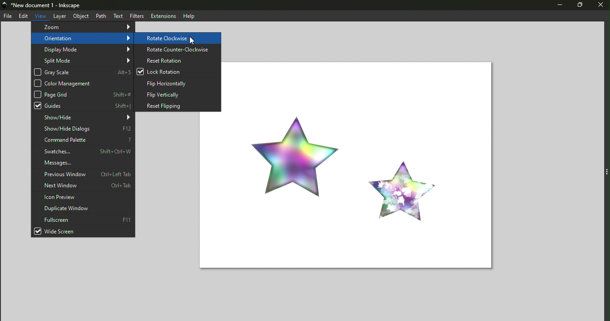  What do you see at coordinates (83, 197) in the screenshot?
I see `Icon preview` at bounding box center [83, 197].